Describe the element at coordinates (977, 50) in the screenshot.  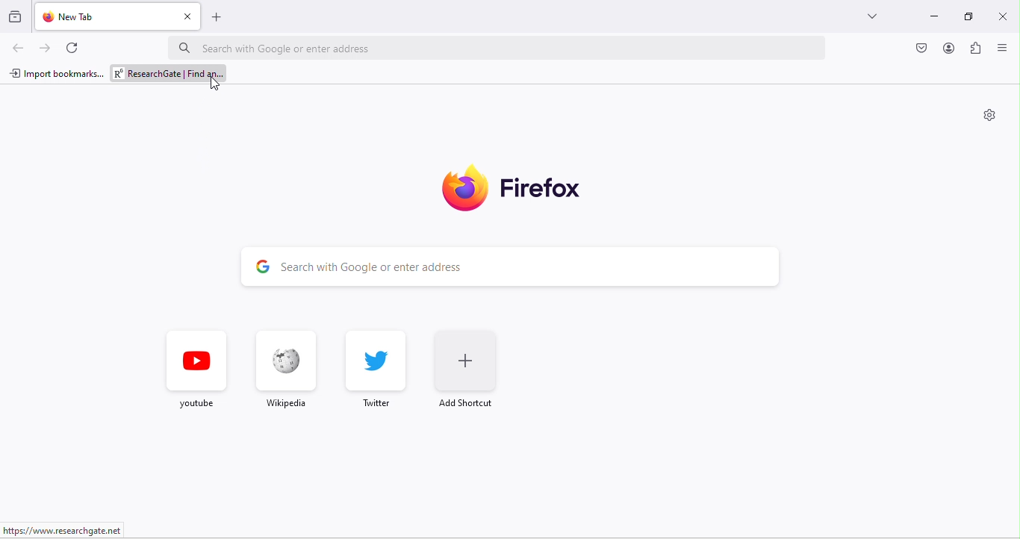
I see `extension` at that location.